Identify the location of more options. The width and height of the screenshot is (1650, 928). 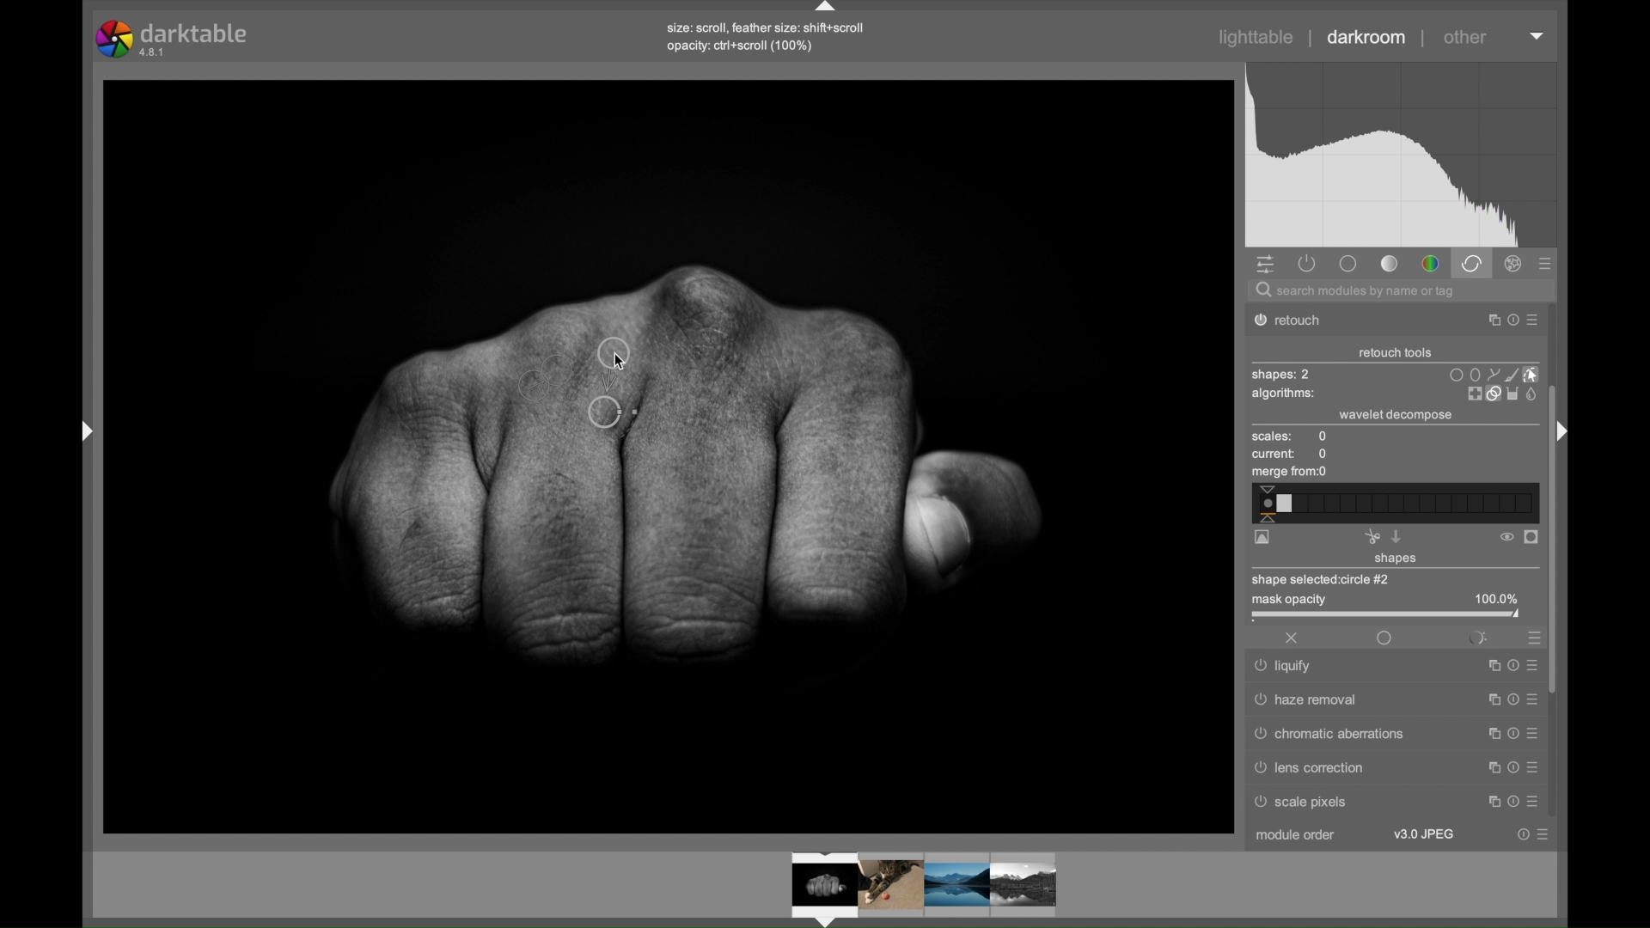
(1531, 699).